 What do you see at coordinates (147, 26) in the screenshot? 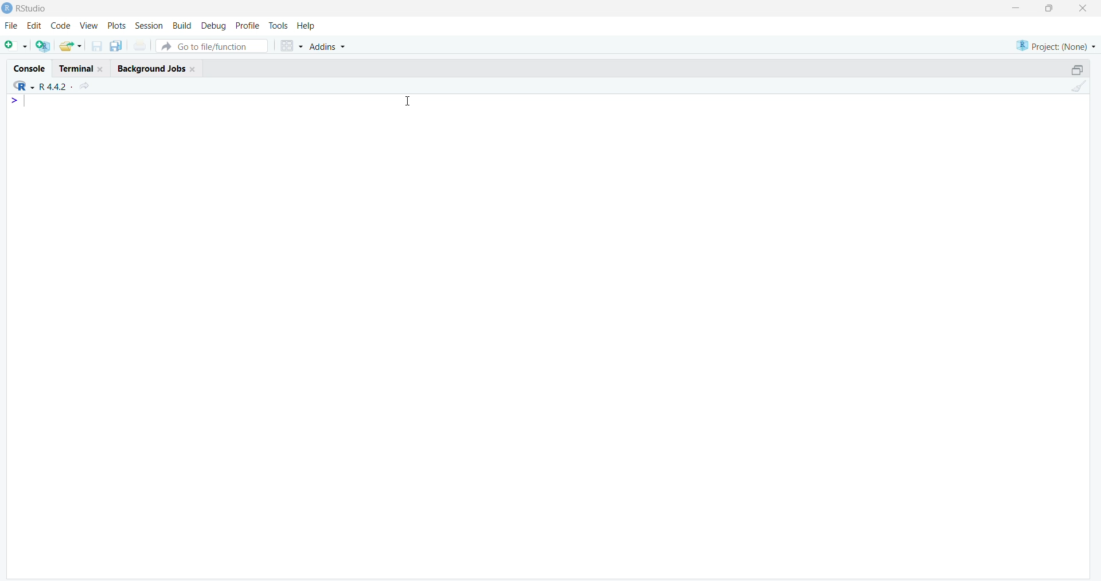
I see `Session` at bounding box center [147, 26].